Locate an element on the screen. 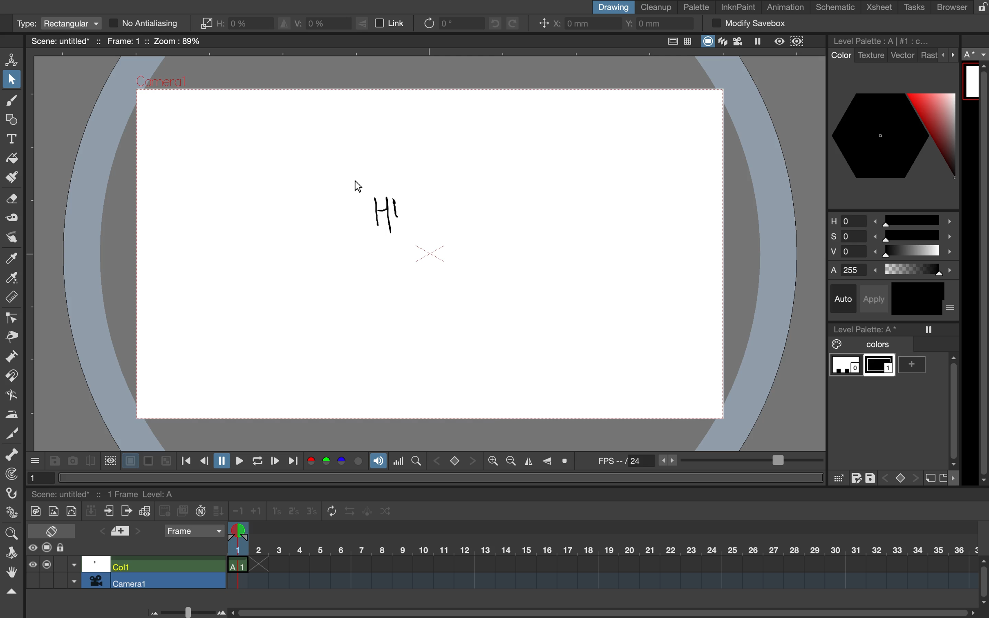 The image size is (989, 618). camera 1 is located at coordinates (168, 581).